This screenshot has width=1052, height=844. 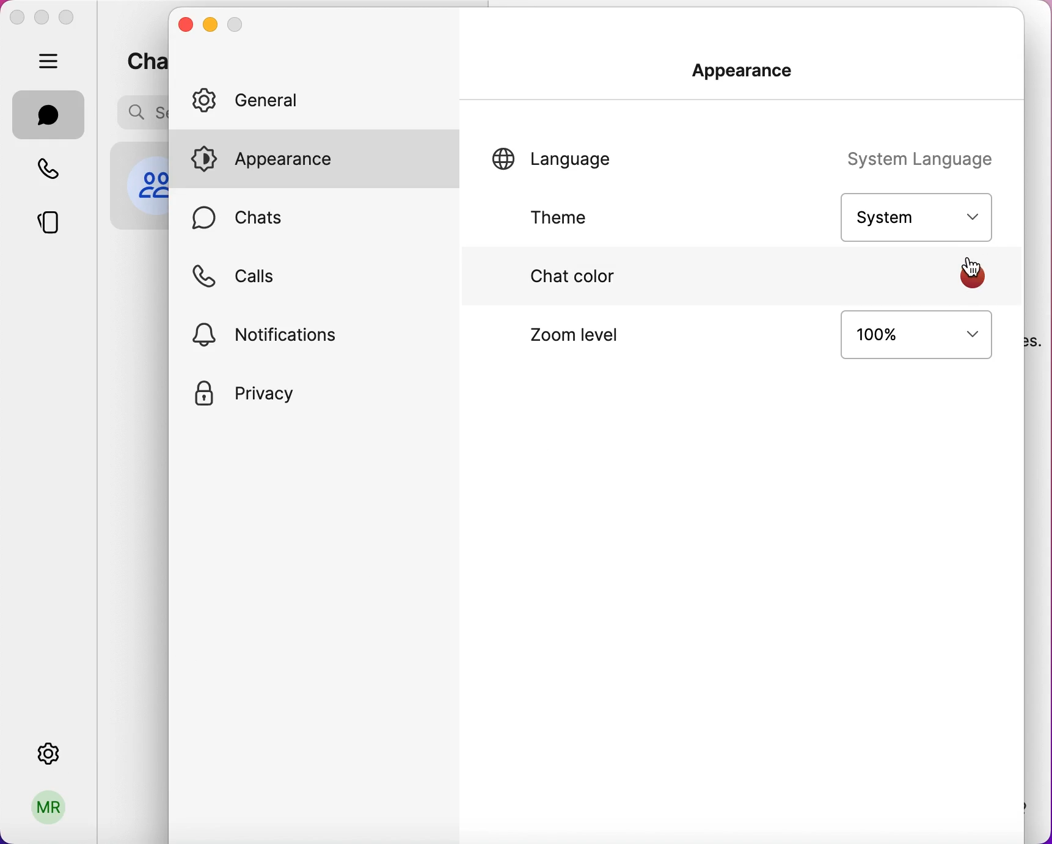 I want to click on appearance, so click(x=750, y=76).